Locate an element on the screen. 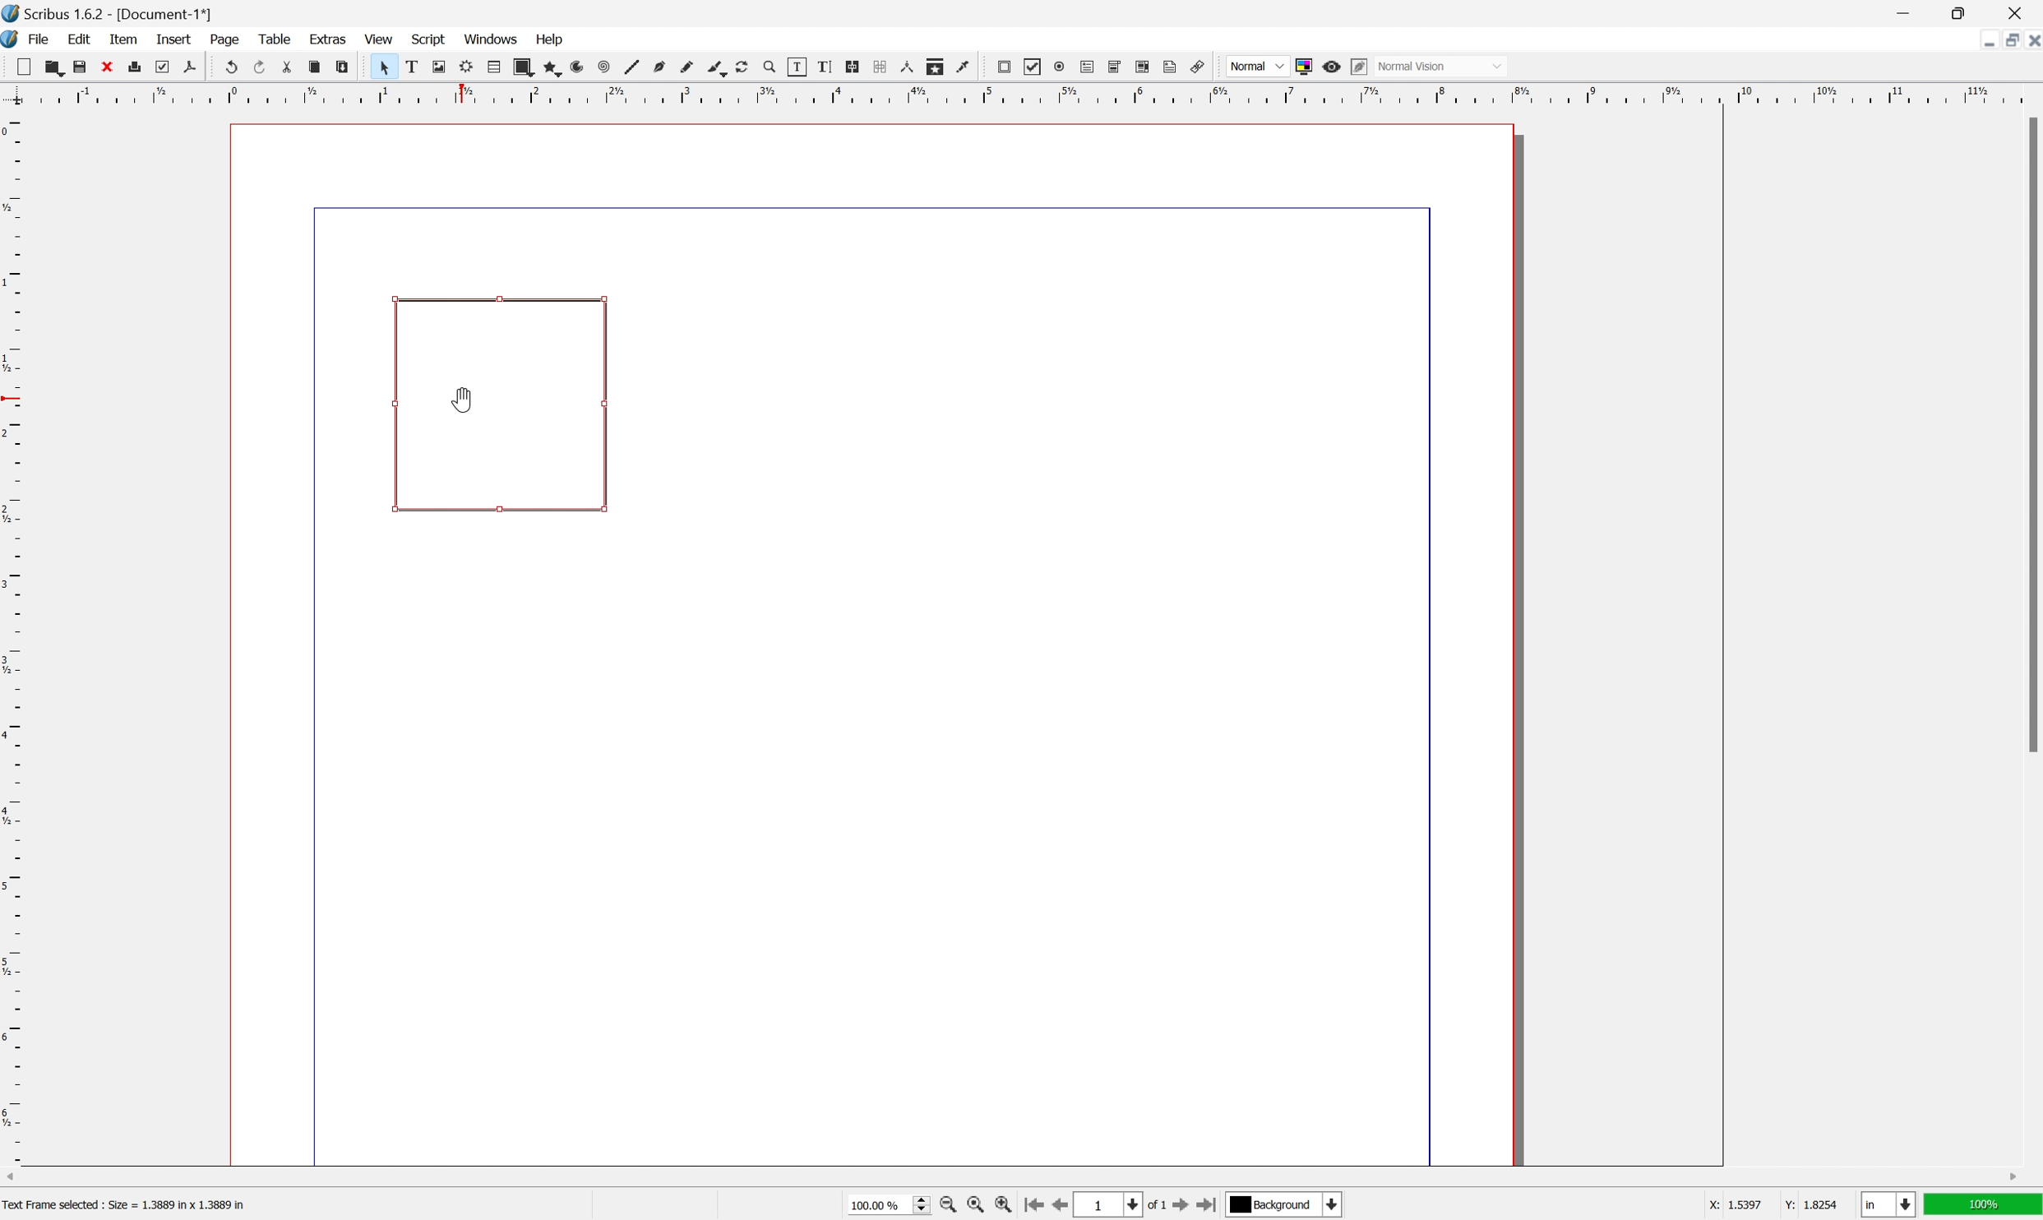  unlink text frames is located at coordinates (878, 66).